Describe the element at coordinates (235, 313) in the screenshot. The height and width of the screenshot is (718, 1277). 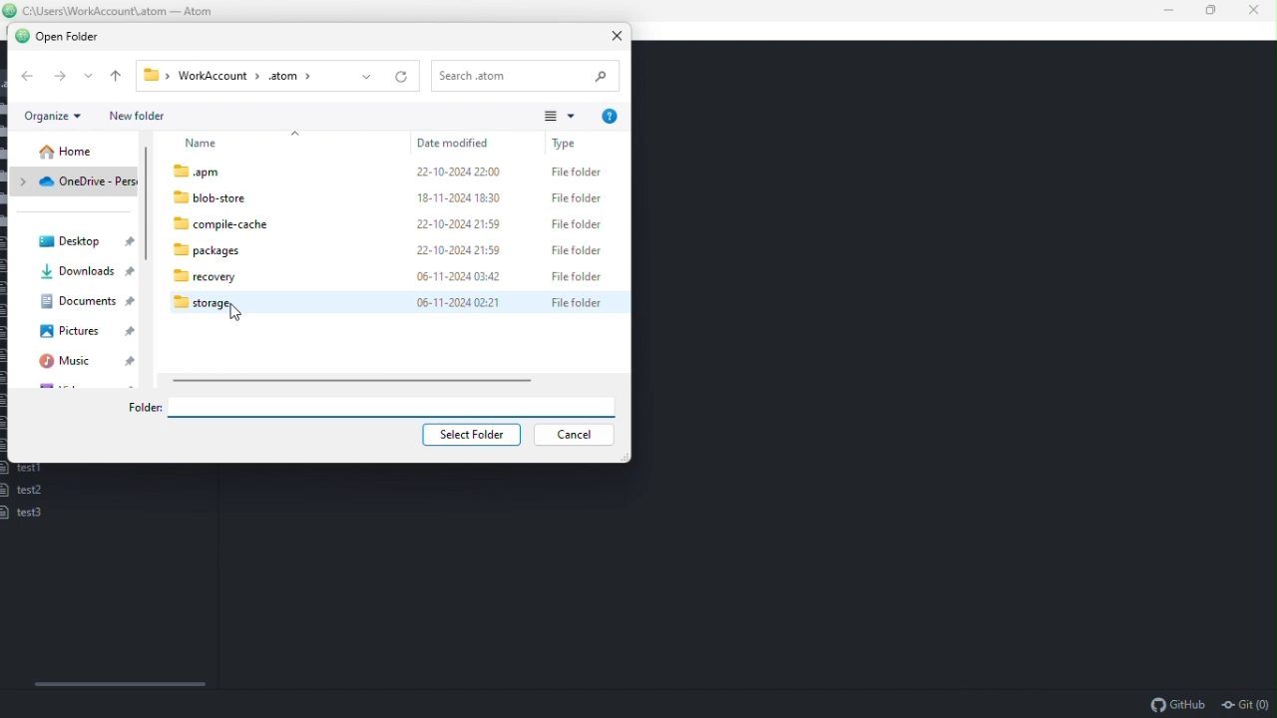
I see `Cursor` at that location.